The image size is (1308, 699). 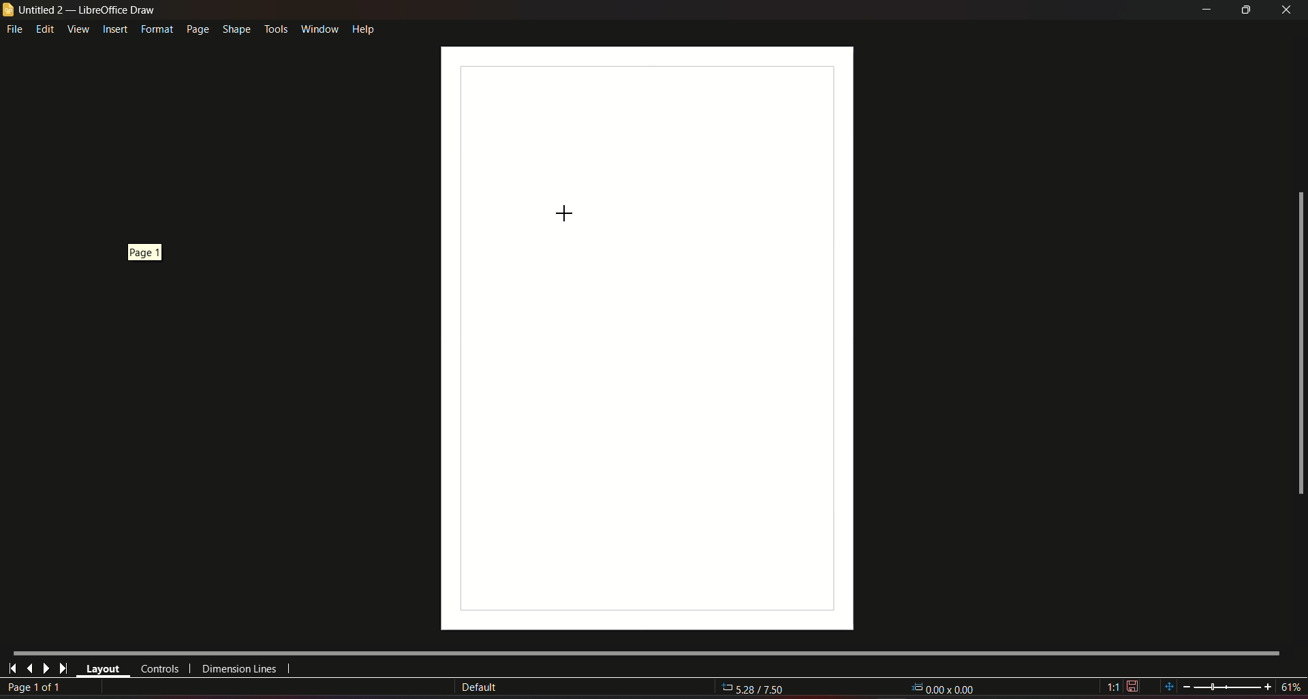 What do you see at coordinates (1245, 10) in the screenshot?
I see `minimize/maximize` at bounding box center [1245, 10].